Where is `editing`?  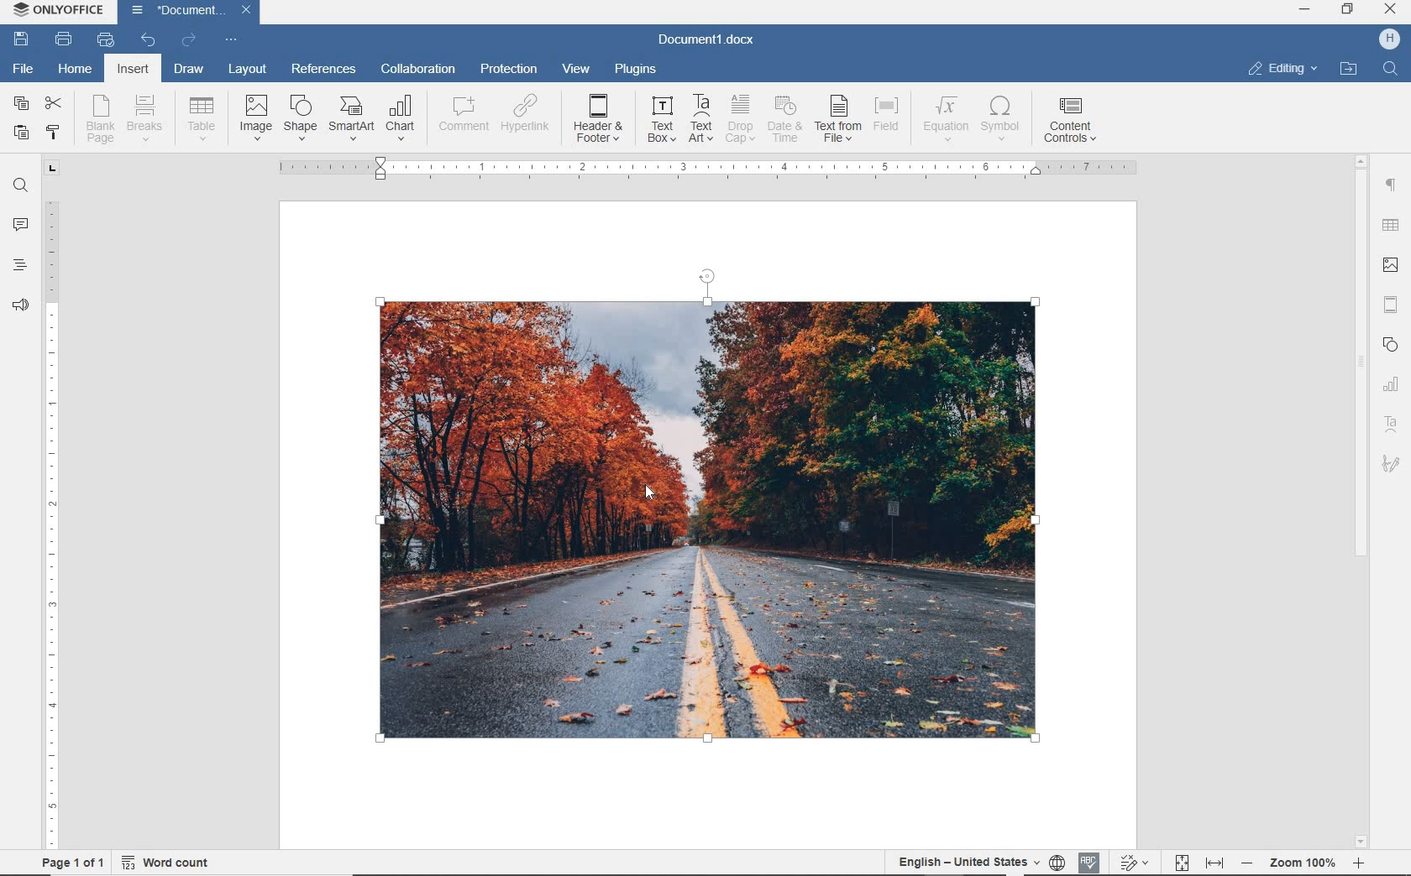
editing is located at coordinates (1285, 68).